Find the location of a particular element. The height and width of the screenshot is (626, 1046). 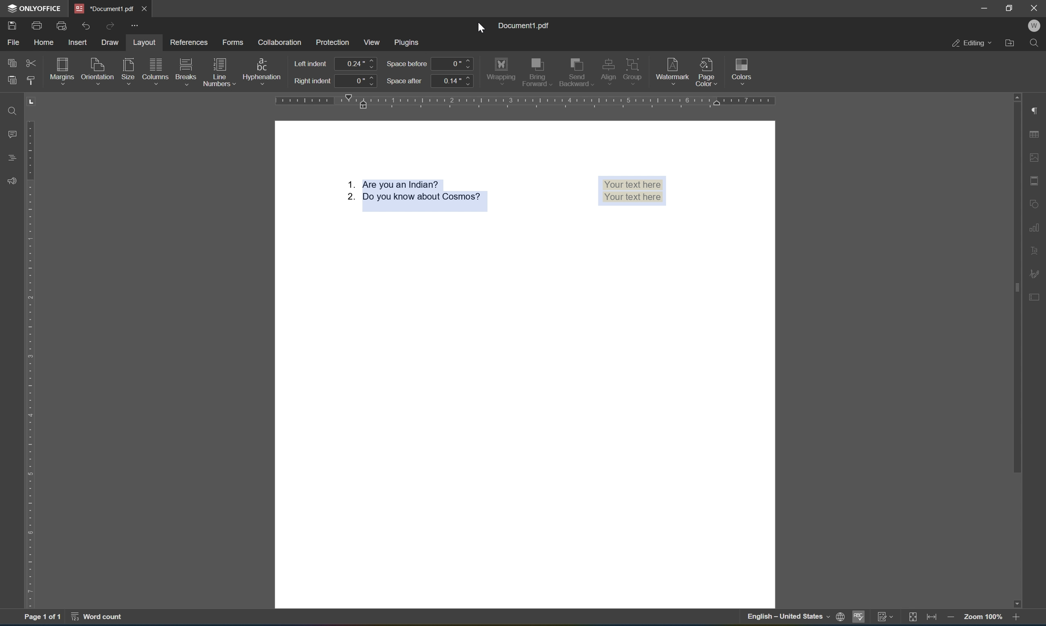

line numbers is located at coordinates (218, 72).